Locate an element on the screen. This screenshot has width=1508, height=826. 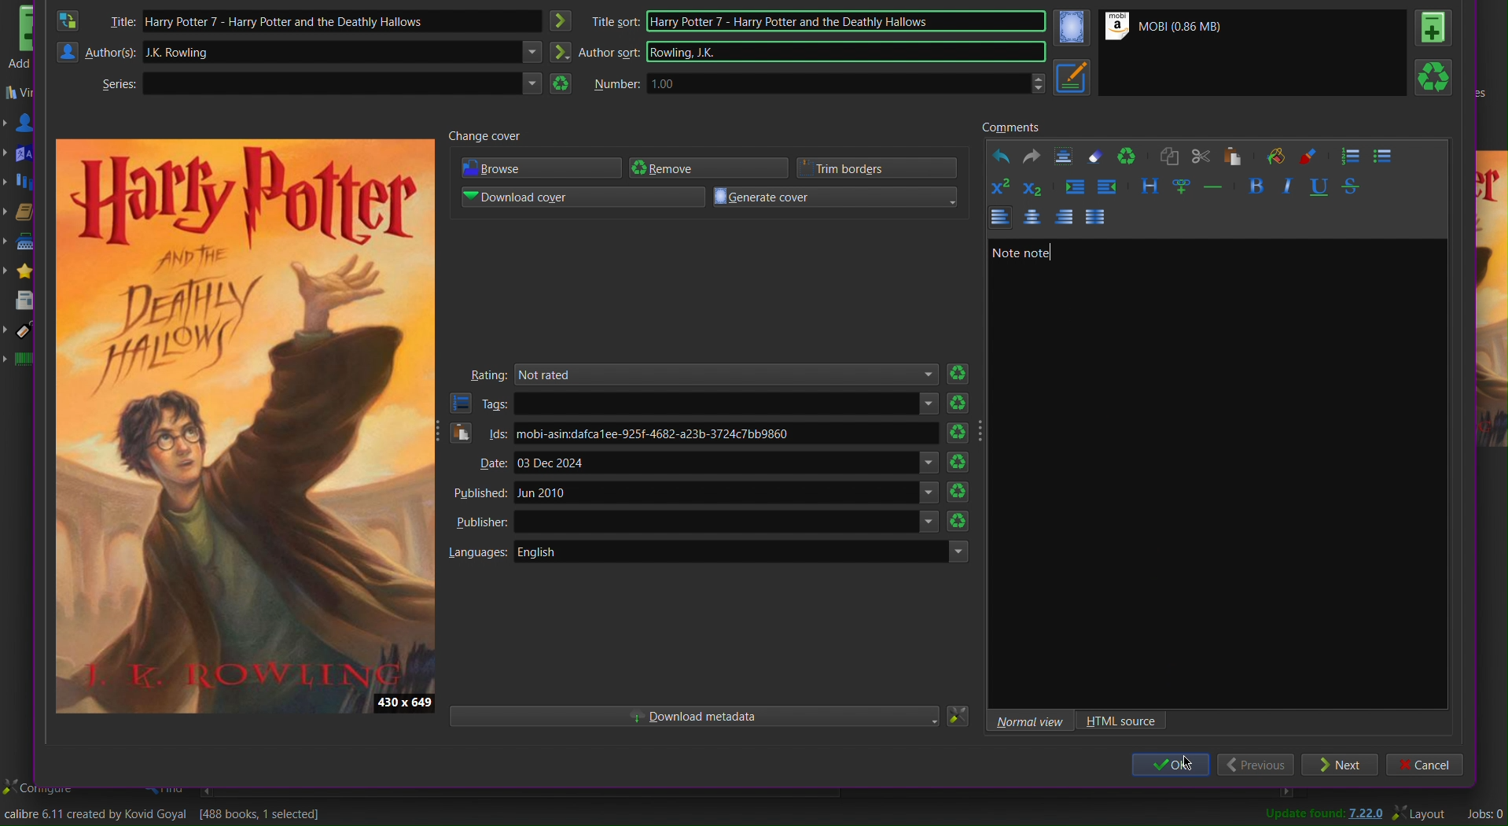
Trim borders is located at coordinates (880, 168).